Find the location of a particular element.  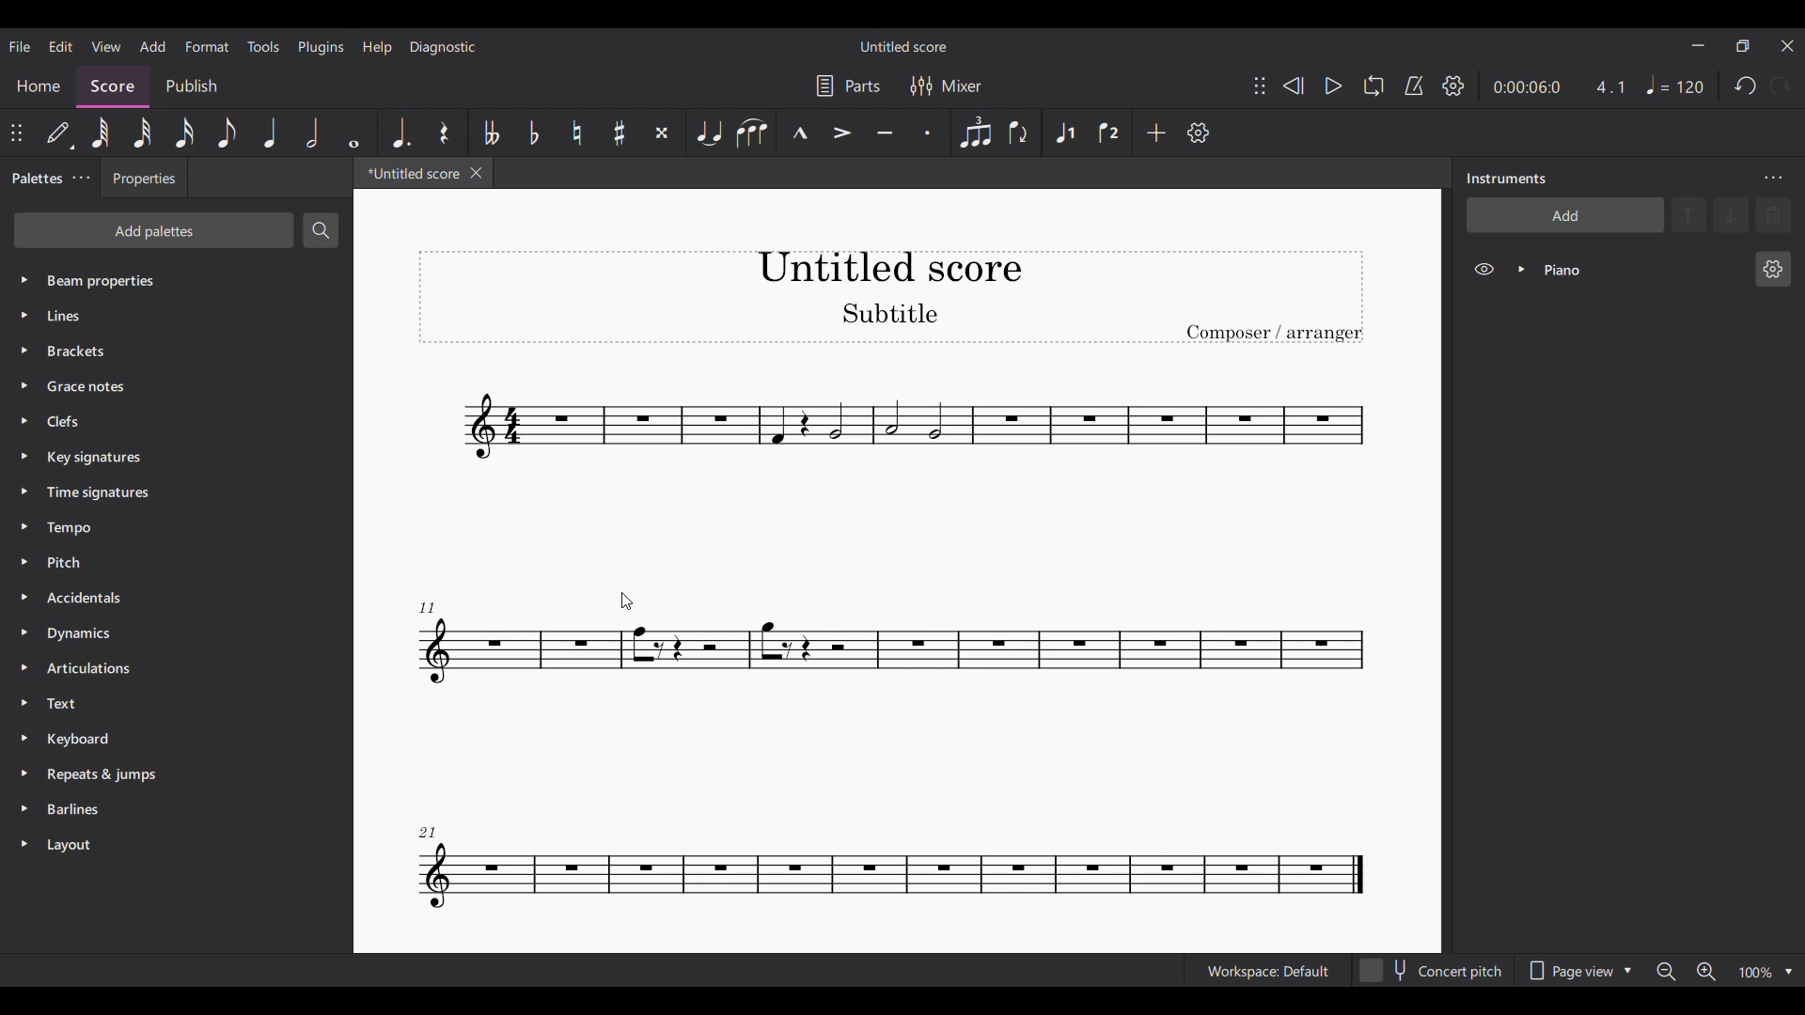

Score, current section highlighted is located at coordinates (113, 83).